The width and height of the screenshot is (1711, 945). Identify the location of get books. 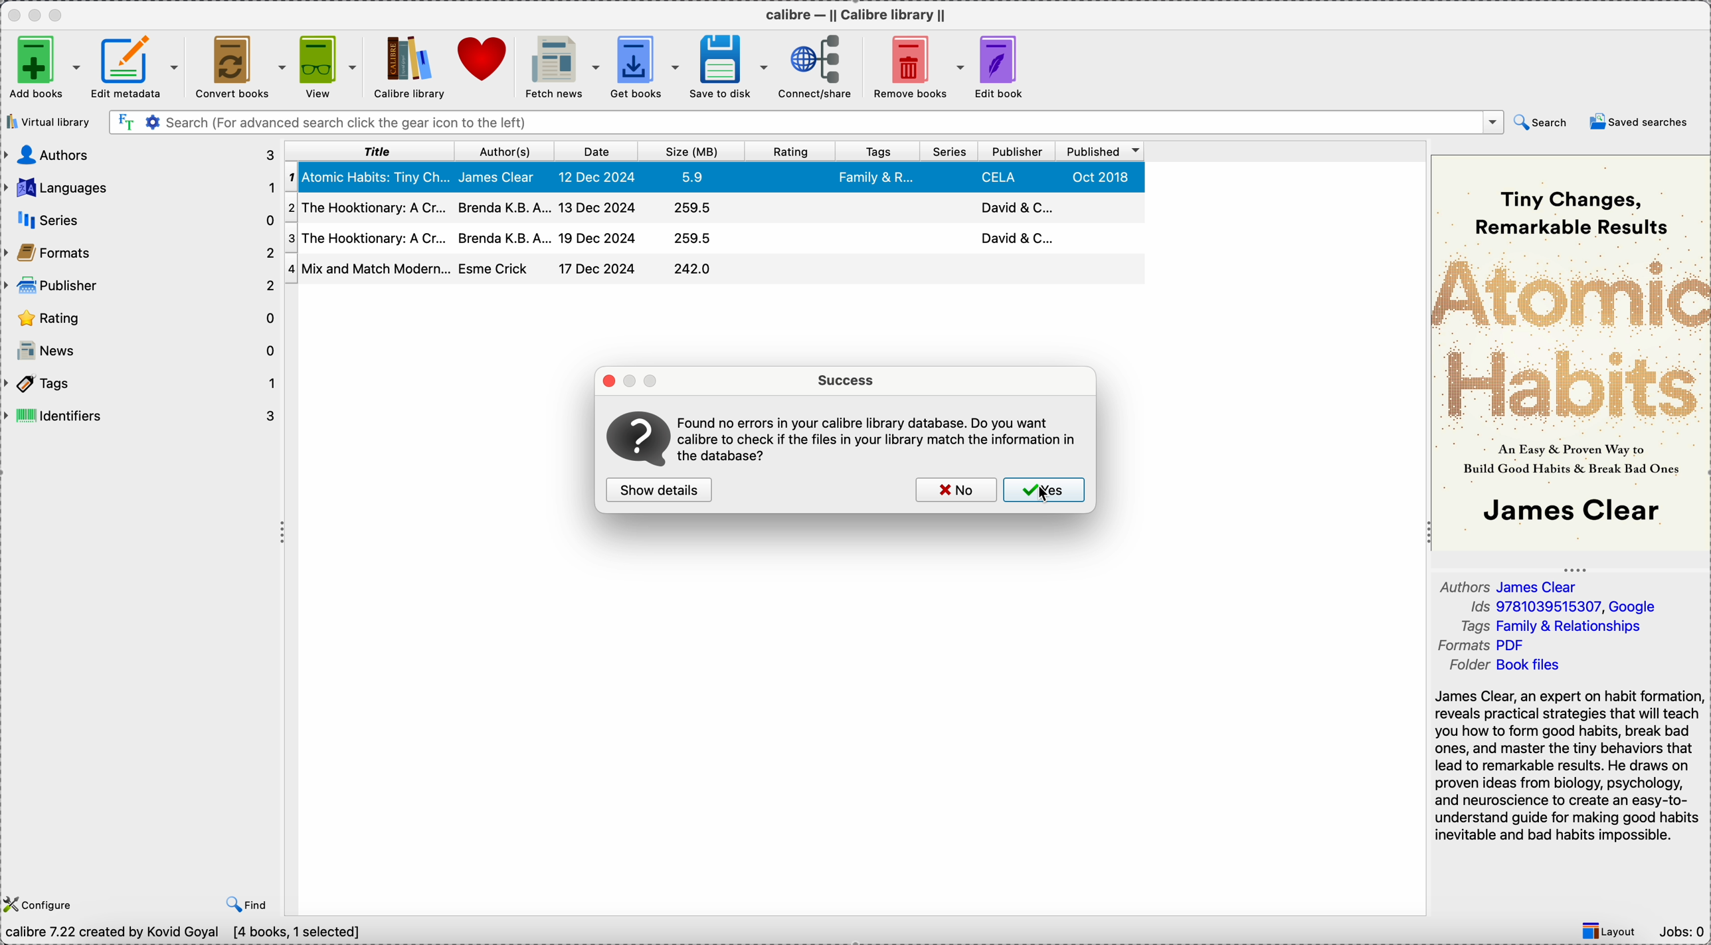
(646, 66).